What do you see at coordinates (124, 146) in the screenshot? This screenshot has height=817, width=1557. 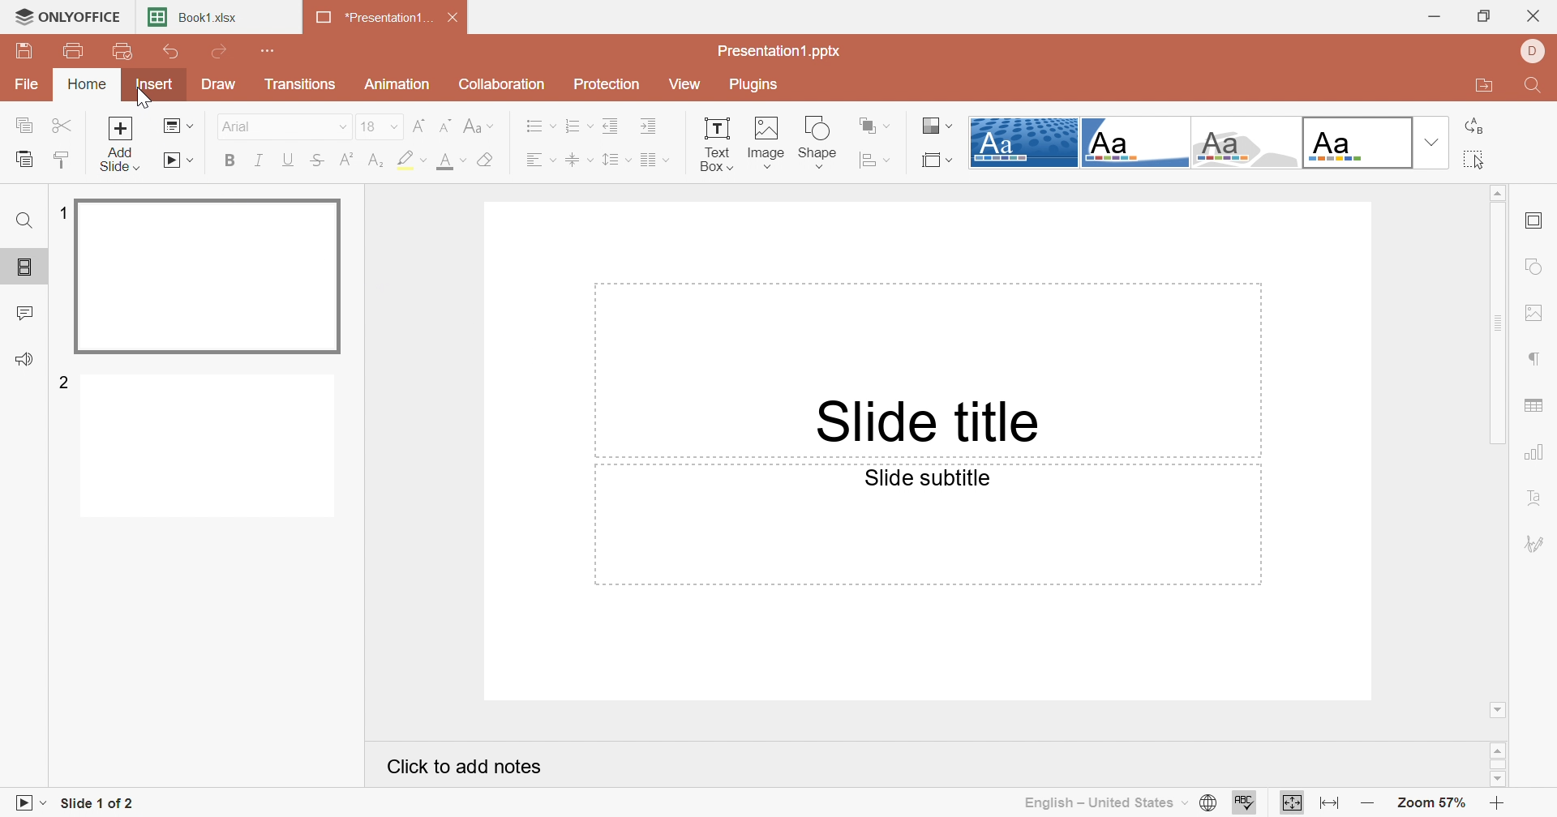 I see `Add slide` at bounding box center [124, 146].